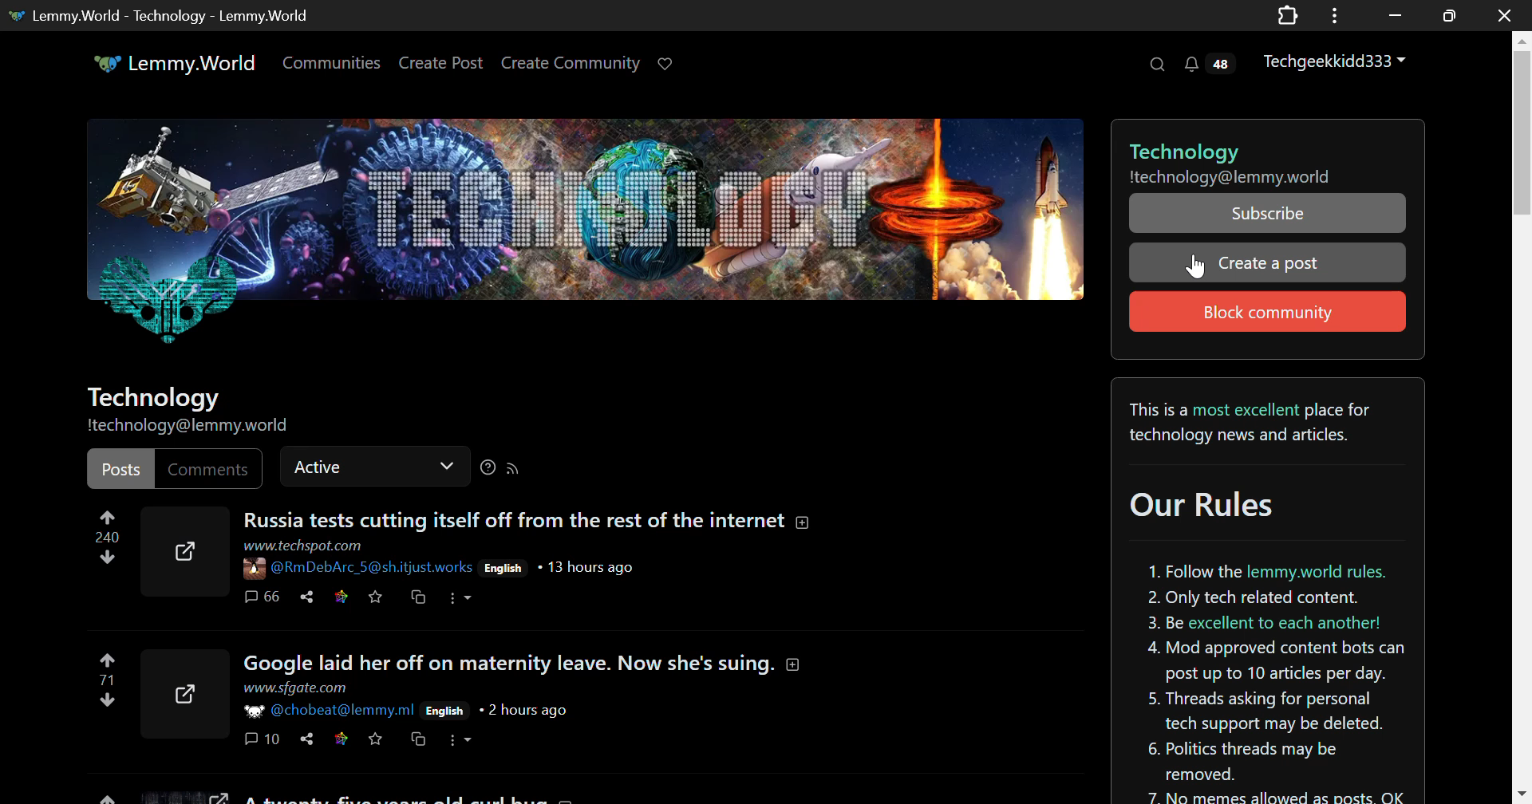 The height and width of the screenshot is (804, 1532). Describe the element at coordinates (295, 688) in the screenshot. I see `sfgate.com` at that location.